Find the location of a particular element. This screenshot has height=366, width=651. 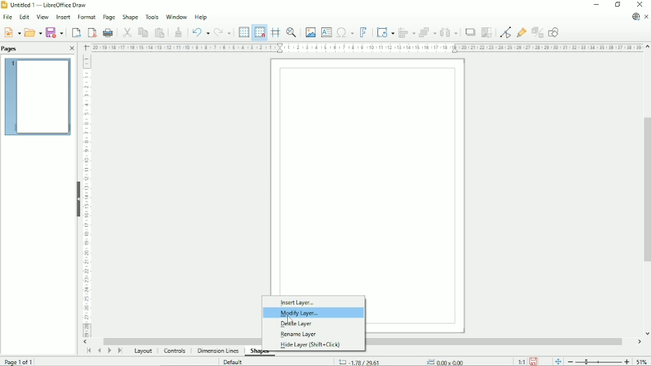

Insert layer is located at coordinates (297, 302).